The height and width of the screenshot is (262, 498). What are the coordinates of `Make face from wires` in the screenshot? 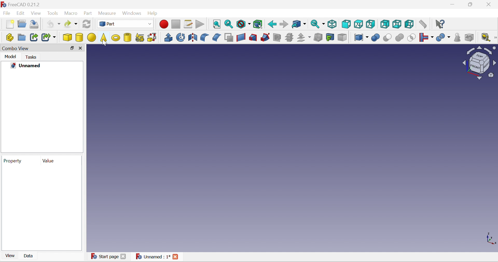 It's located at (228, 38).